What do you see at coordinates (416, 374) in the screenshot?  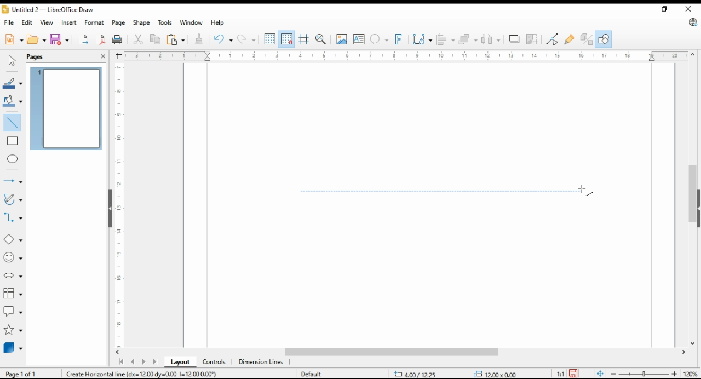 I see `-3.47/10.42` at bounding box center [416, 374].